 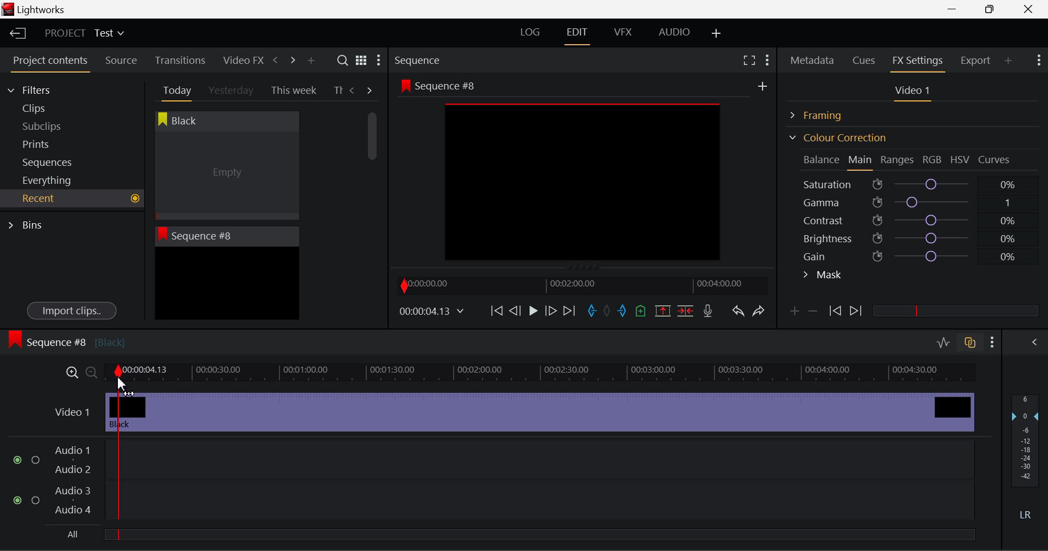 I want to click on This week Tab, so click(x=293, y=91).